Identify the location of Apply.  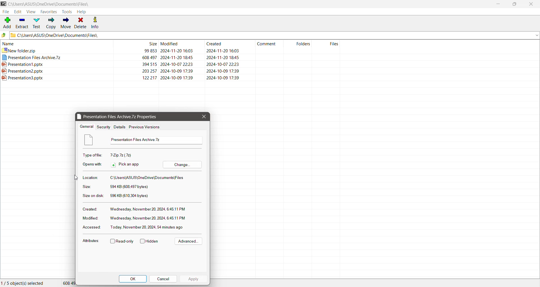
(193, 278).